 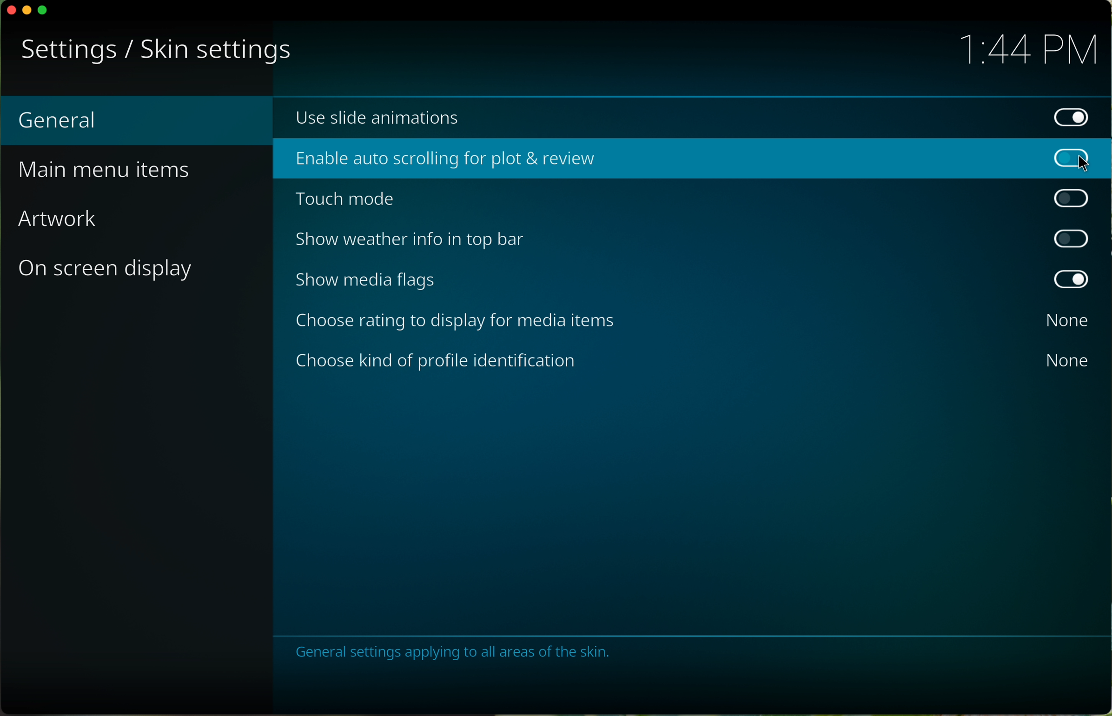 What do you see at coordinates (107, 272) in the screenshot?
I see `on screen display` at bounding box center [107, 272].